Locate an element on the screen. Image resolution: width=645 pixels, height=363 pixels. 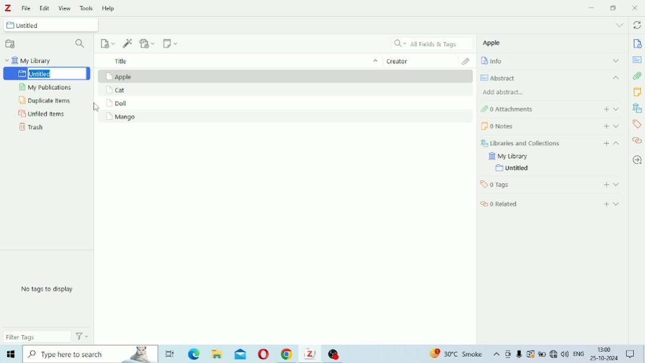
View is located at coordinates (64, 8).